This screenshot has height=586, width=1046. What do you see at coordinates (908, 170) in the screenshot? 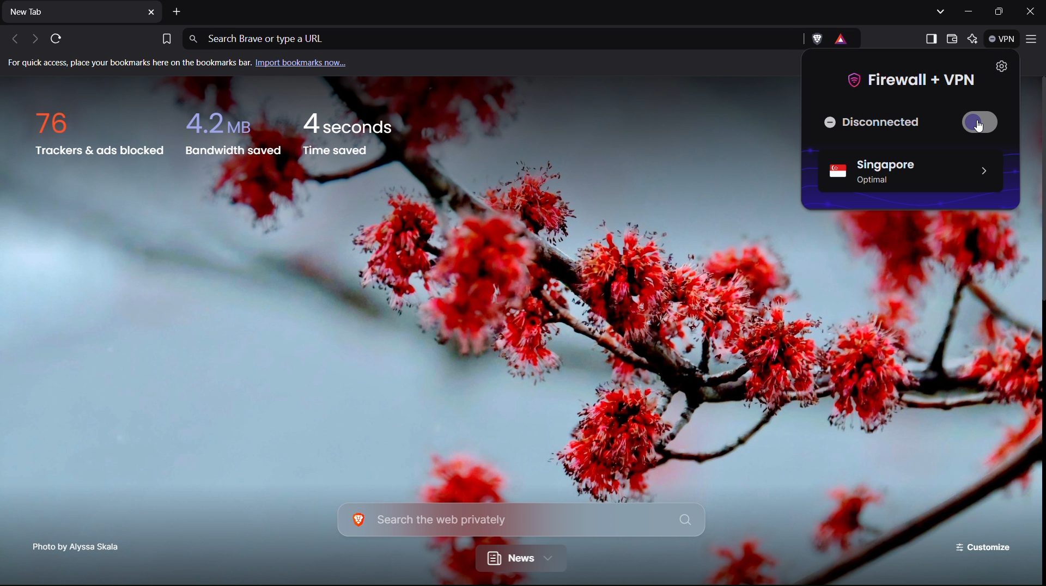
I see `Singapore Server` at bounding box center [908, 170].